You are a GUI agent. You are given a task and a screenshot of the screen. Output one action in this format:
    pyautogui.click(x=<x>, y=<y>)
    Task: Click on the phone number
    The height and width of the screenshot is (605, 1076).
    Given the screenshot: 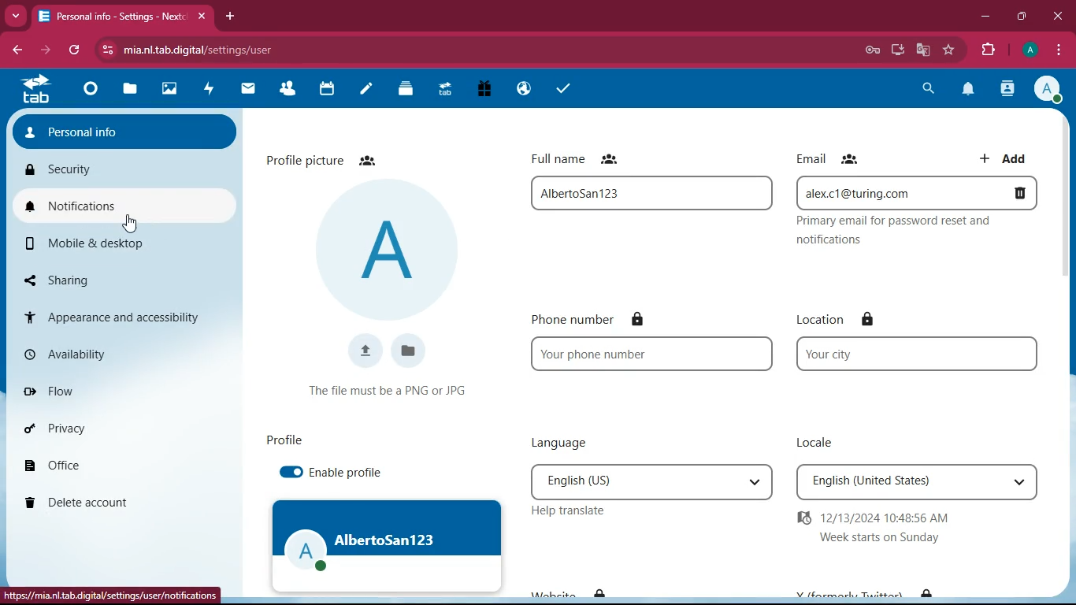 What is the action you would take?
    pyautogui.click(x=569, y=318)
    